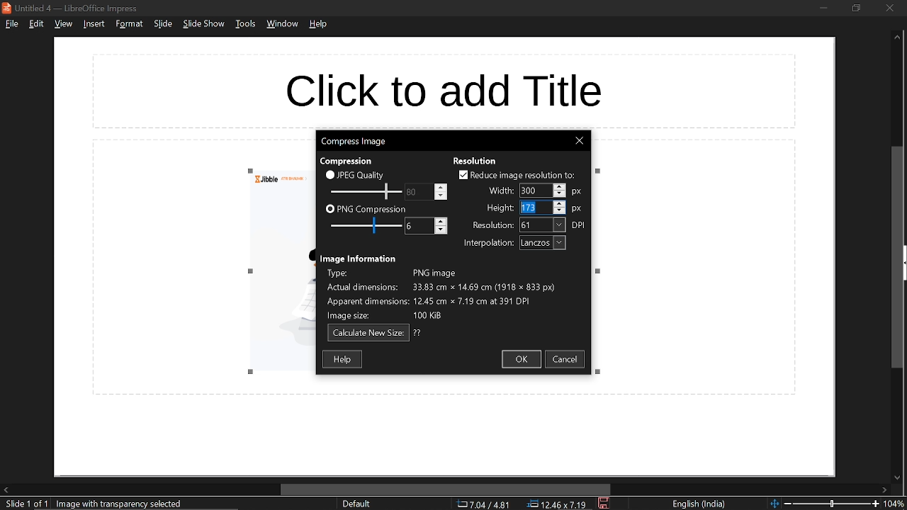 This screenshot has width=907, height=510. What do you see at coordinates (443, 489) in the screenshot?
I see `horizontal scrollbar` at bounding box center [443, 489].